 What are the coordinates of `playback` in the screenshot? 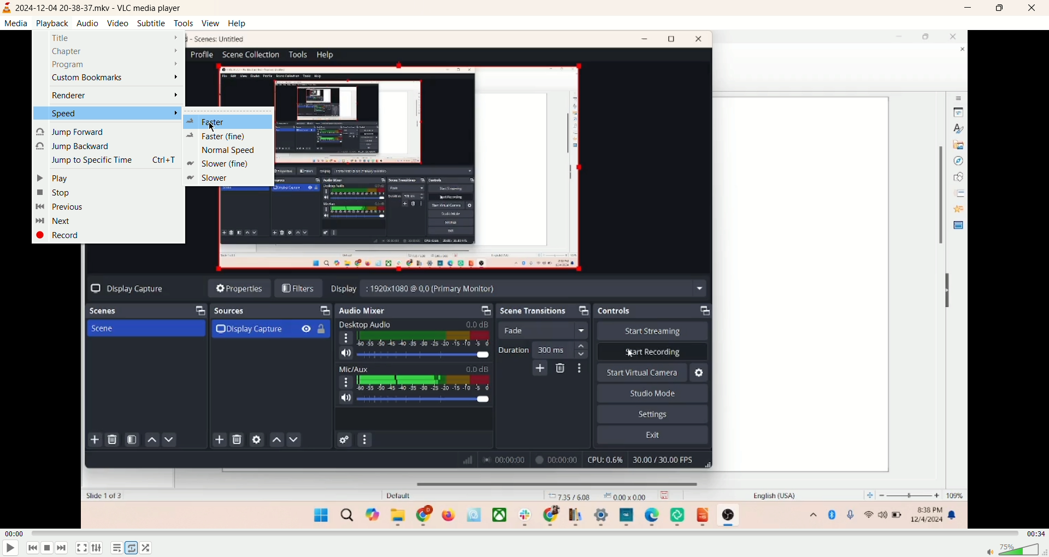 It's located at (52, 23).